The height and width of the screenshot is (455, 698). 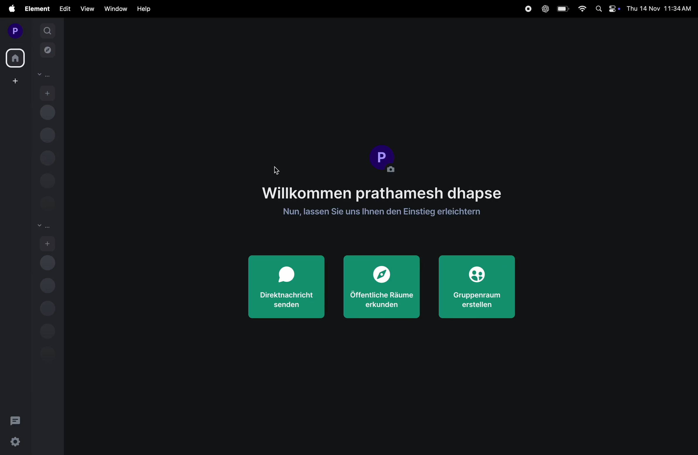 I want to click on people, so click(x=44, y=75).